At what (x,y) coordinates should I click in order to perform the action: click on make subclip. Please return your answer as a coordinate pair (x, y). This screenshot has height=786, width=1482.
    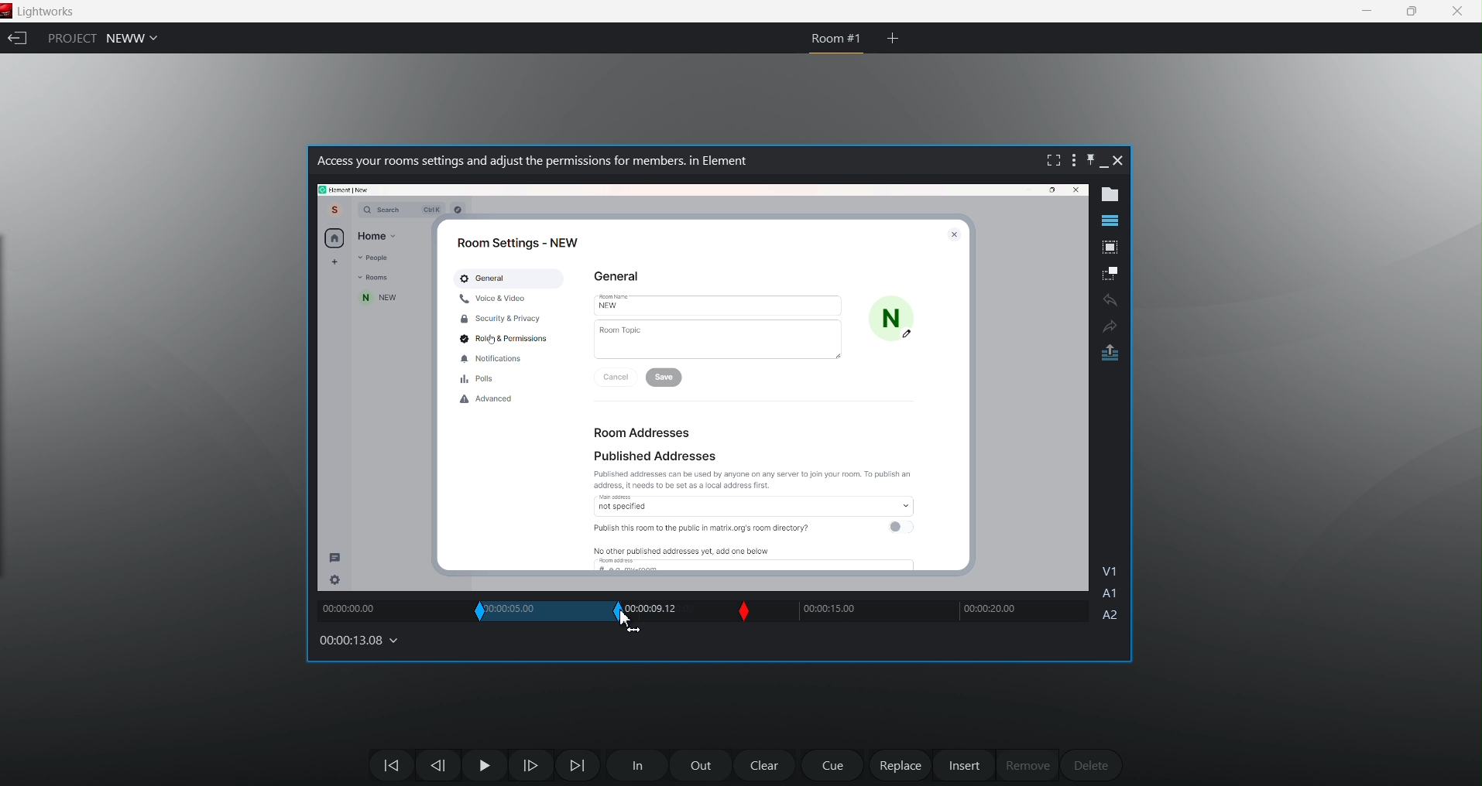
    Looking at the image, I should click on (1111, 272).